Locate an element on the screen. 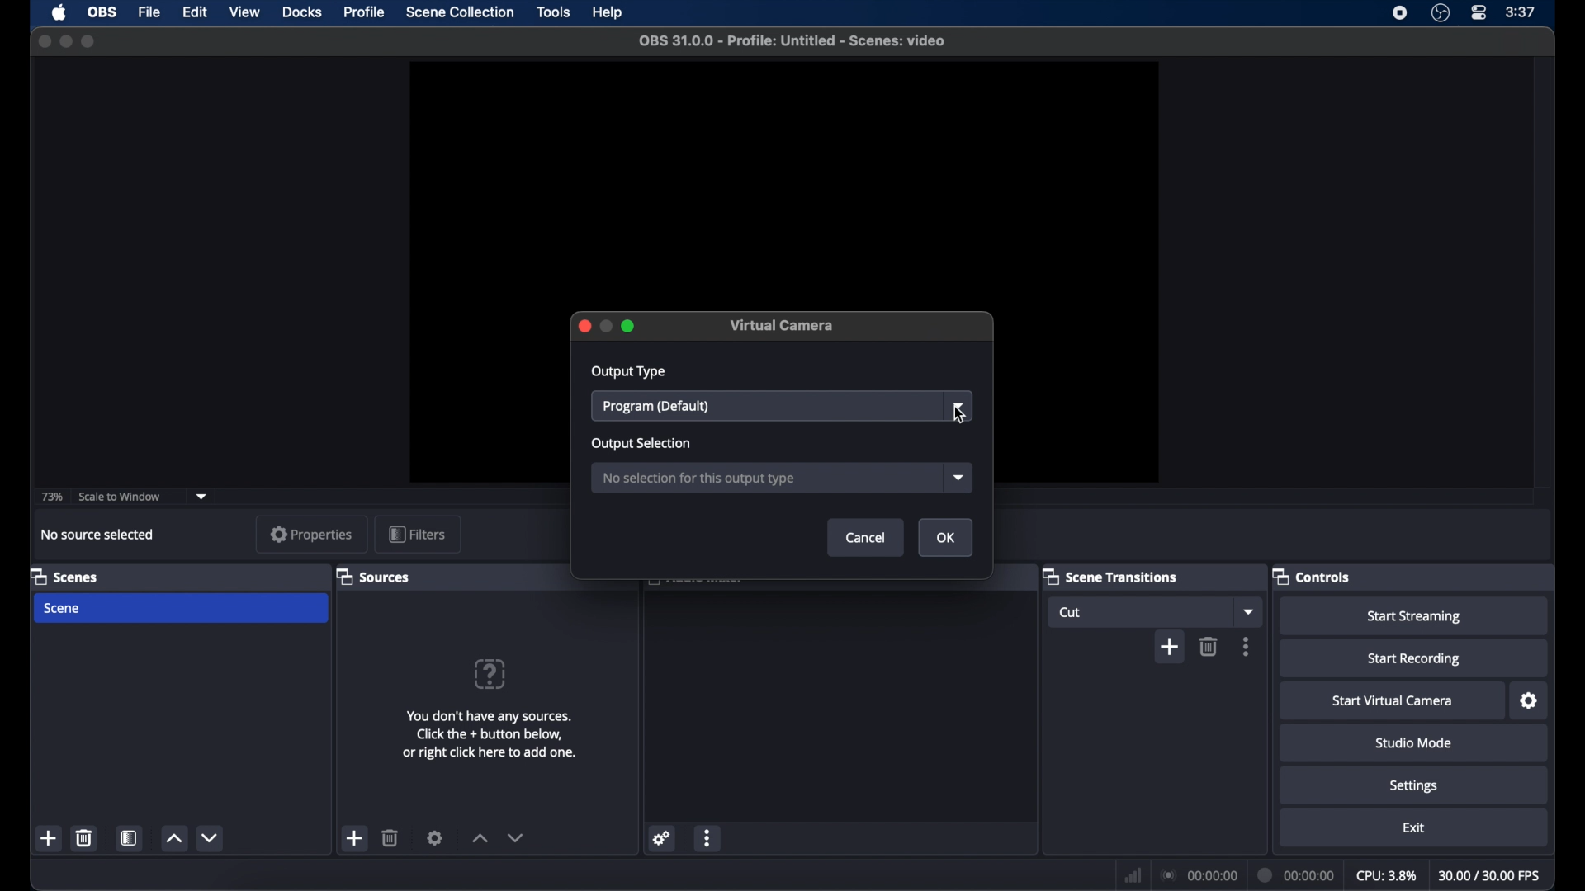 This screenshot has width=1585, height=891. output type is located at coordinates (628, 372).